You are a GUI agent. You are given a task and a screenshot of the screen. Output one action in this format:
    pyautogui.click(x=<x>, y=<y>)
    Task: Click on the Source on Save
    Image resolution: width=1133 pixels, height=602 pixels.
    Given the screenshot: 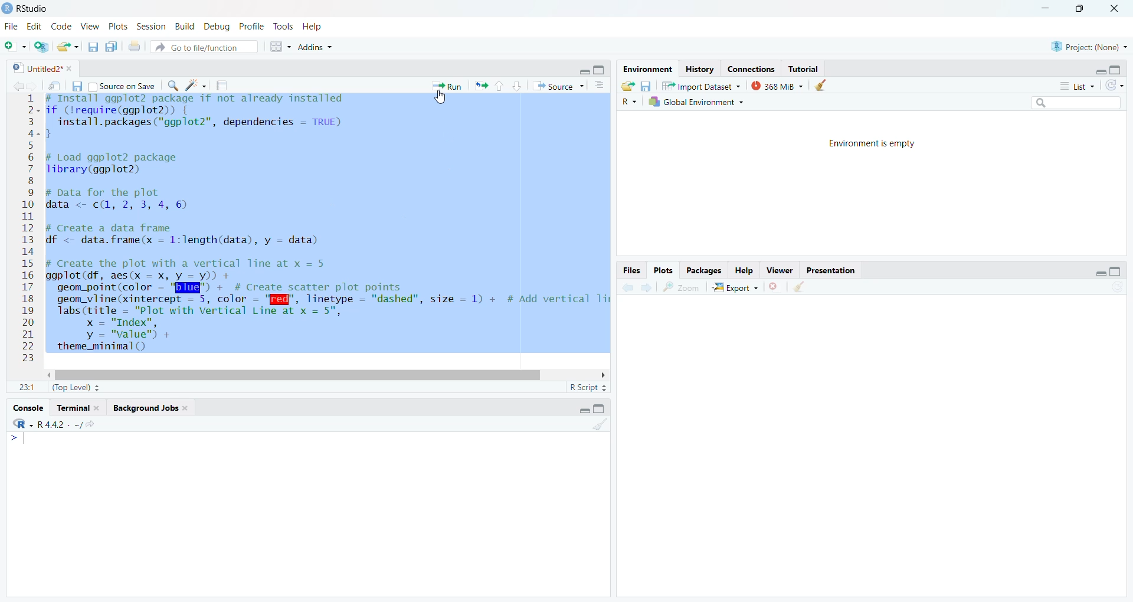 What is the action you would take?
    pyautogui.click(x=122, y=85)
    